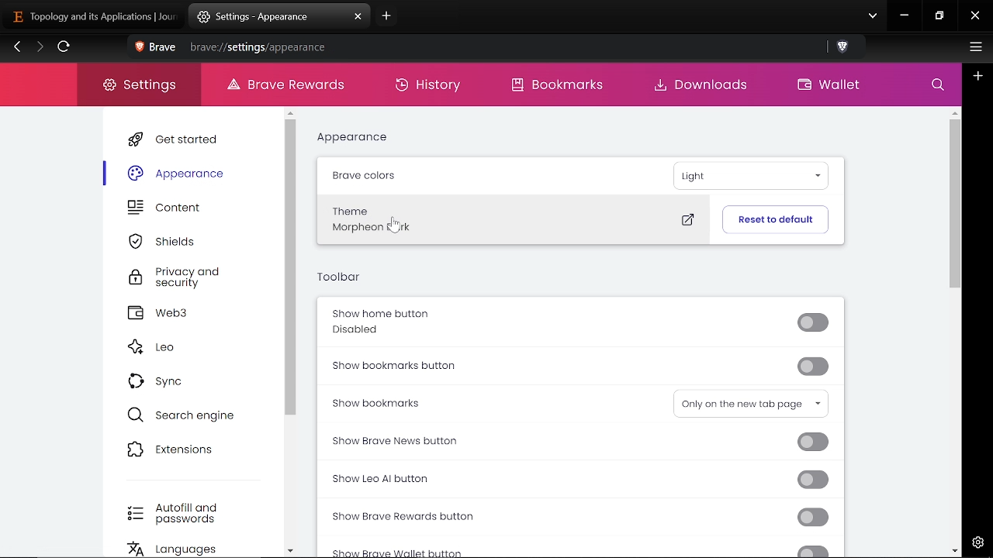 The height and width of the screenshot is (558, 993). Describe the element at coordinates (577, 320) in the screenshot. I see `Show hoe button` at that location.